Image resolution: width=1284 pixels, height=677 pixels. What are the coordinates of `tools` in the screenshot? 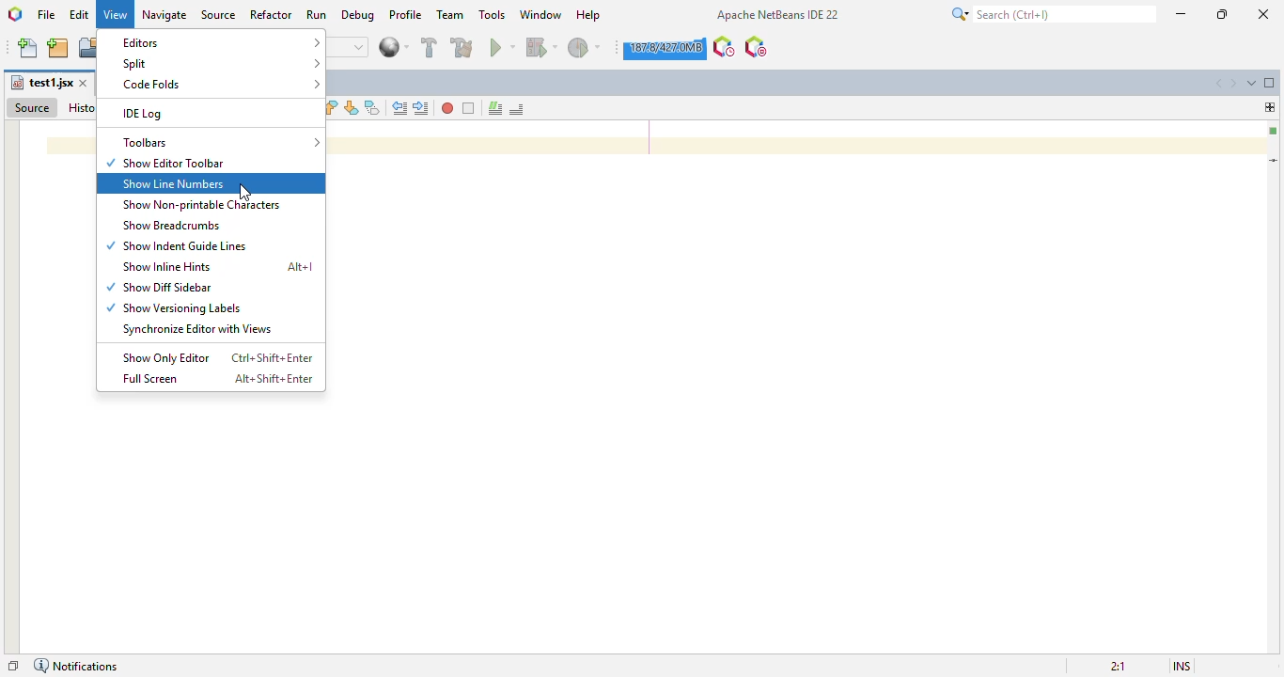 It's located at (493, 13).